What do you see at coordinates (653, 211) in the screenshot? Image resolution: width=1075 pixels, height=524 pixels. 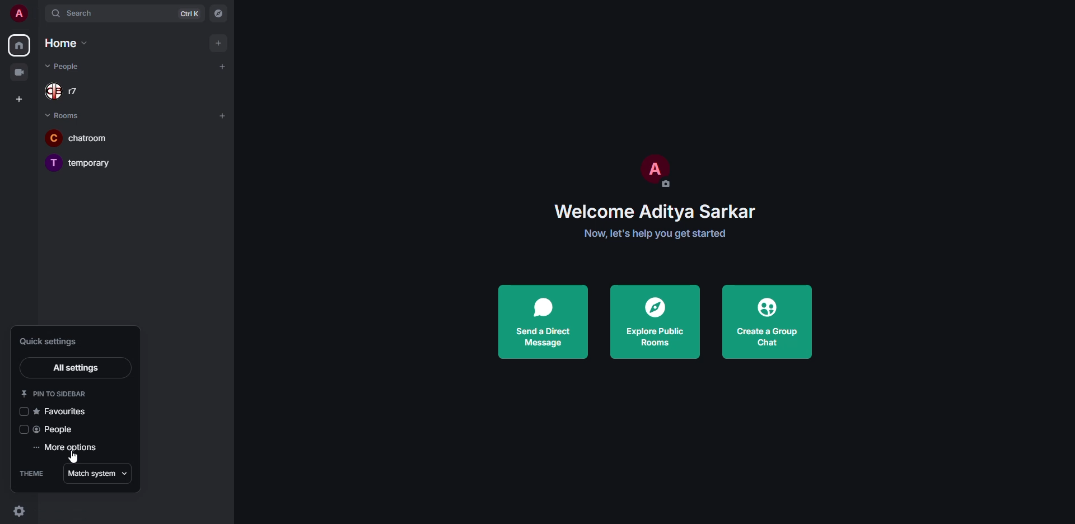 I see `welcome` at bounding box center [653, 211].